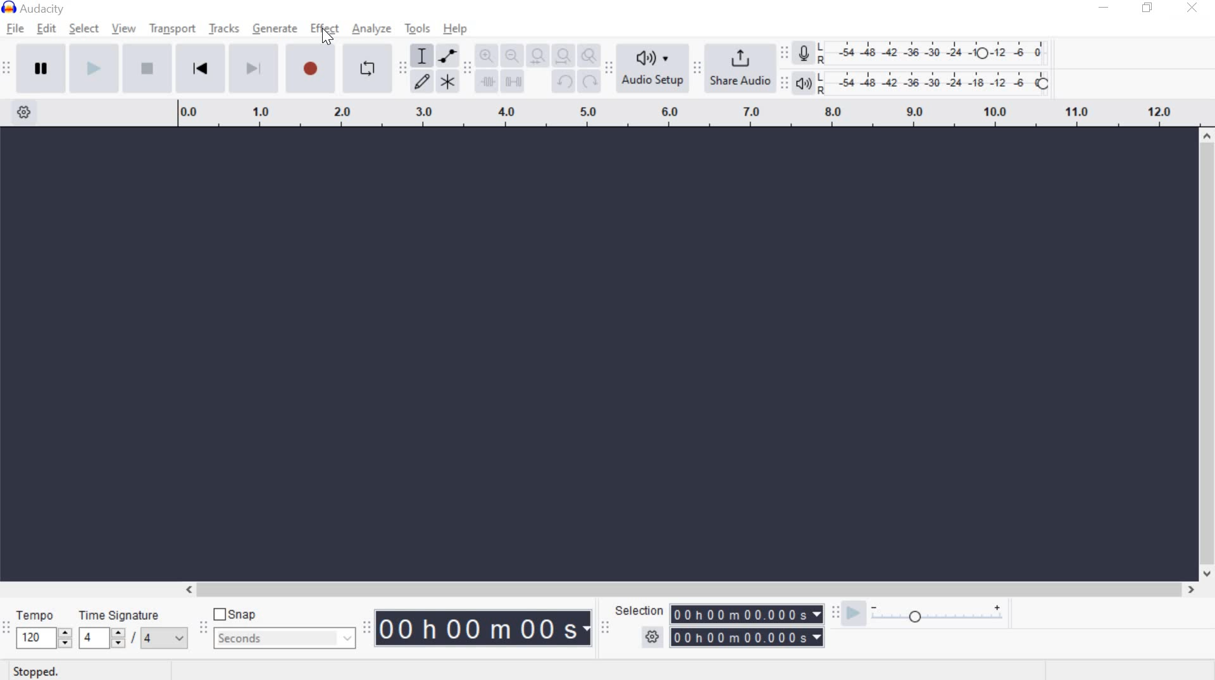 This screenshot has height=680, width=1215. Describe the element at coordinates (785, 53) in the screenshot. I see `Recording Meter Toolbar` at that location.